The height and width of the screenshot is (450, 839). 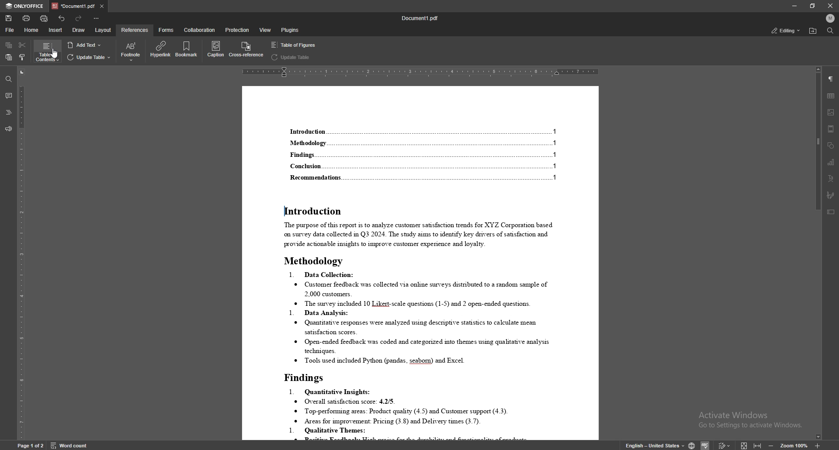 What do you see at coordinates (830, 145) in the screenshot?
I see `shapes` at bounding box center [830, 145].